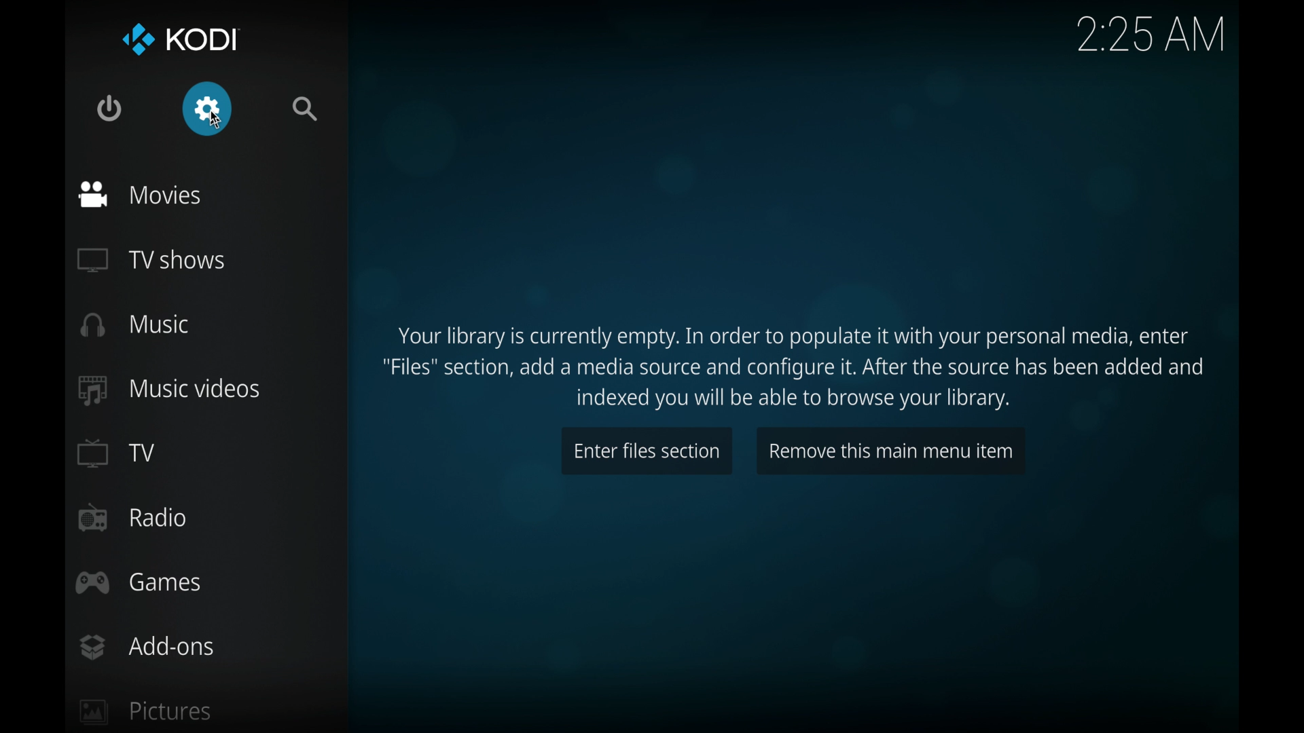 This screenshot has height=733, width=1304. What do you see at coordinates (890, 449) in the screenshot?
I see `remove this main menu item` at bounding box center [890, 449].